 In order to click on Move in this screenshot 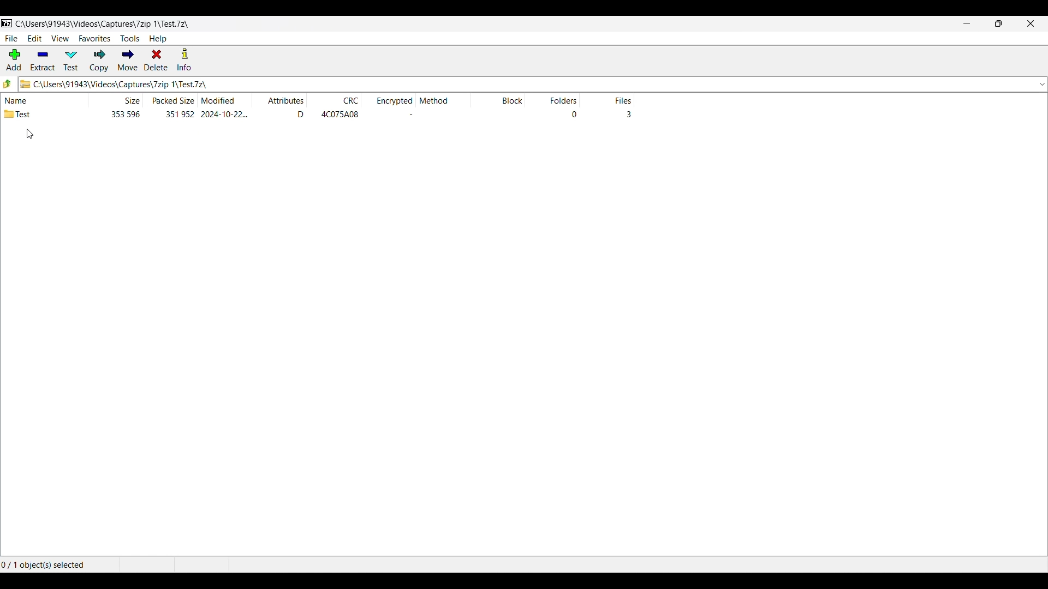, I will do `click(127, 60)`.